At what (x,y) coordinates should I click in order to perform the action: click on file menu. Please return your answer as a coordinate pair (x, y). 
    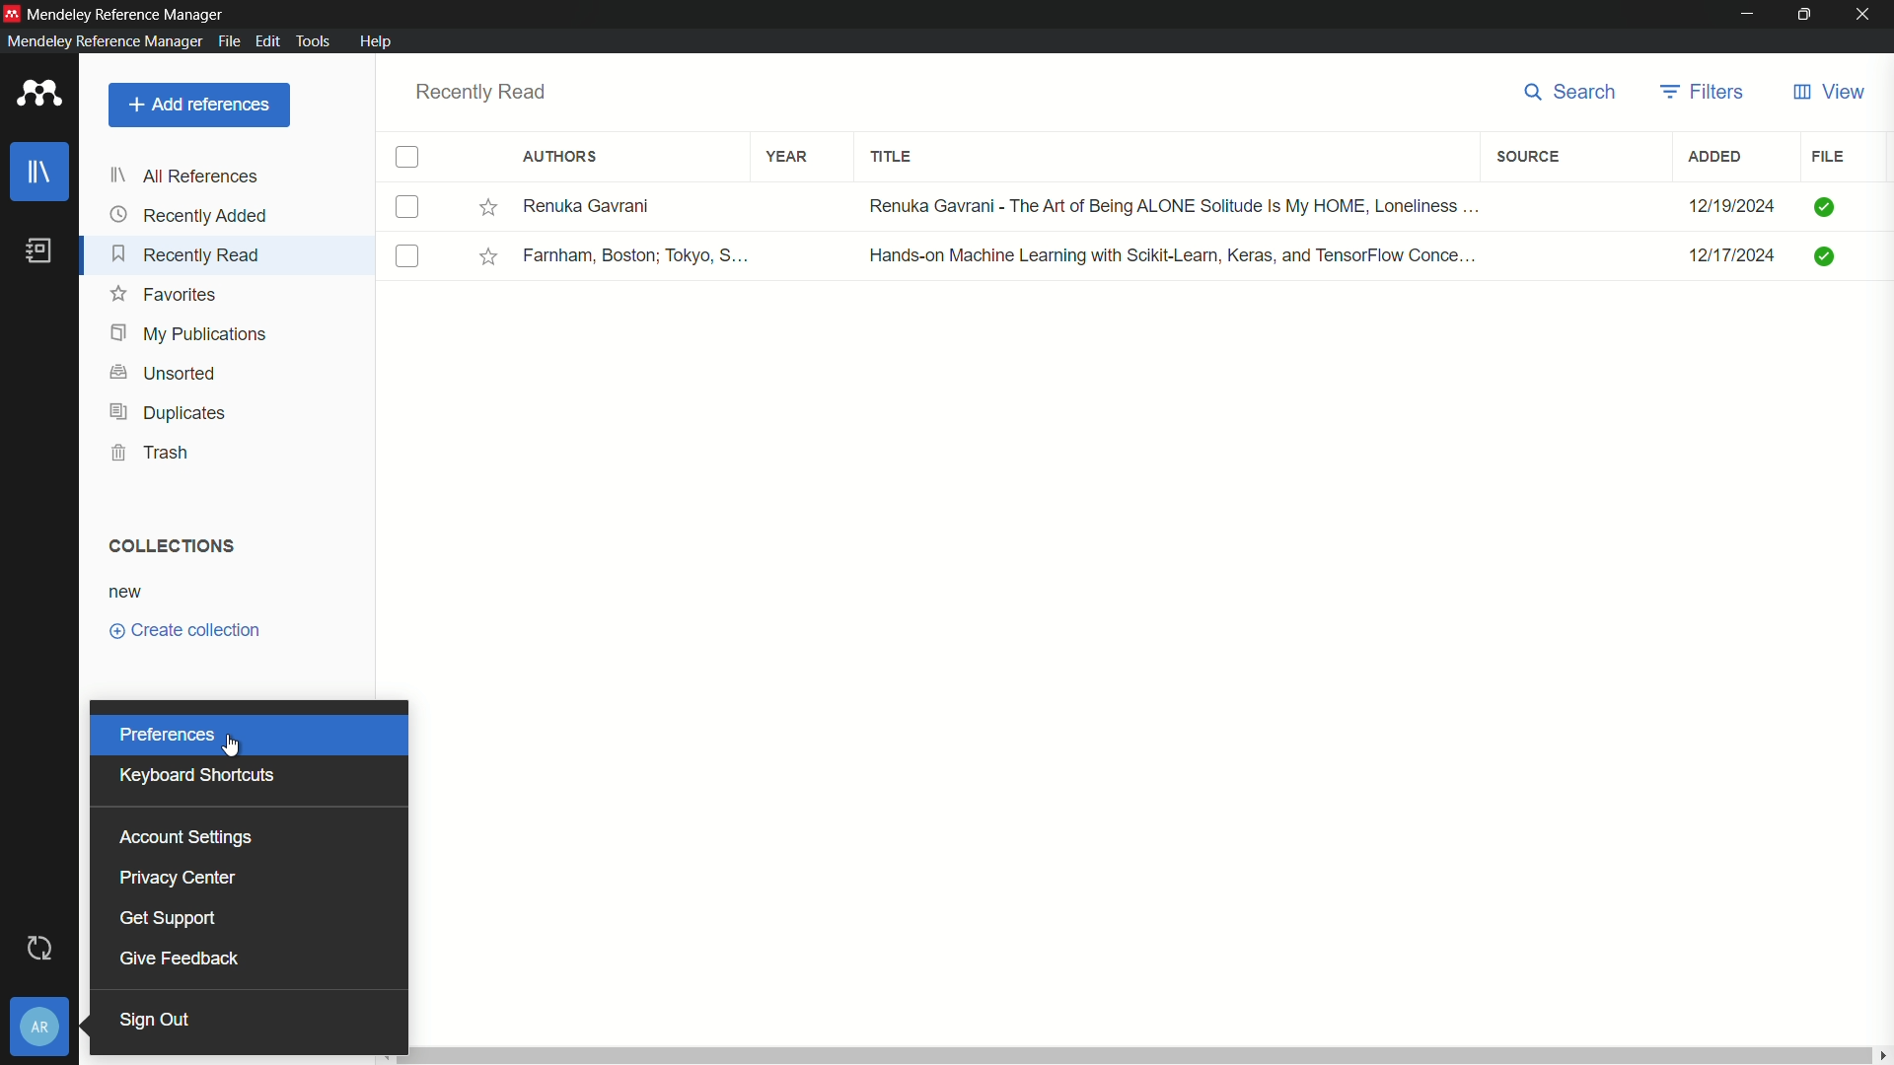
    Looking at the image, I should click on (230, 42).